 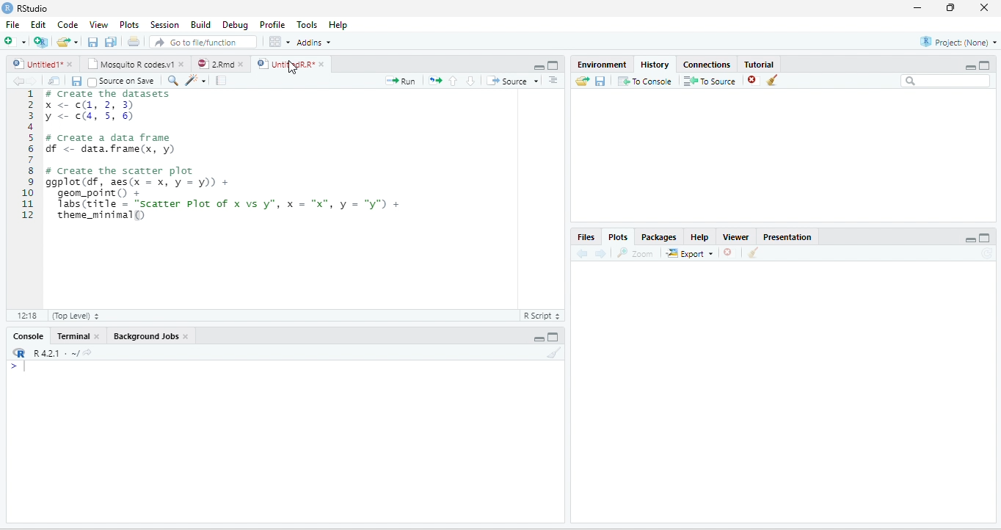 What do you see at coordinates (512, 81) in the screenshot?
I see `Source` at bounding box center [512, 81].